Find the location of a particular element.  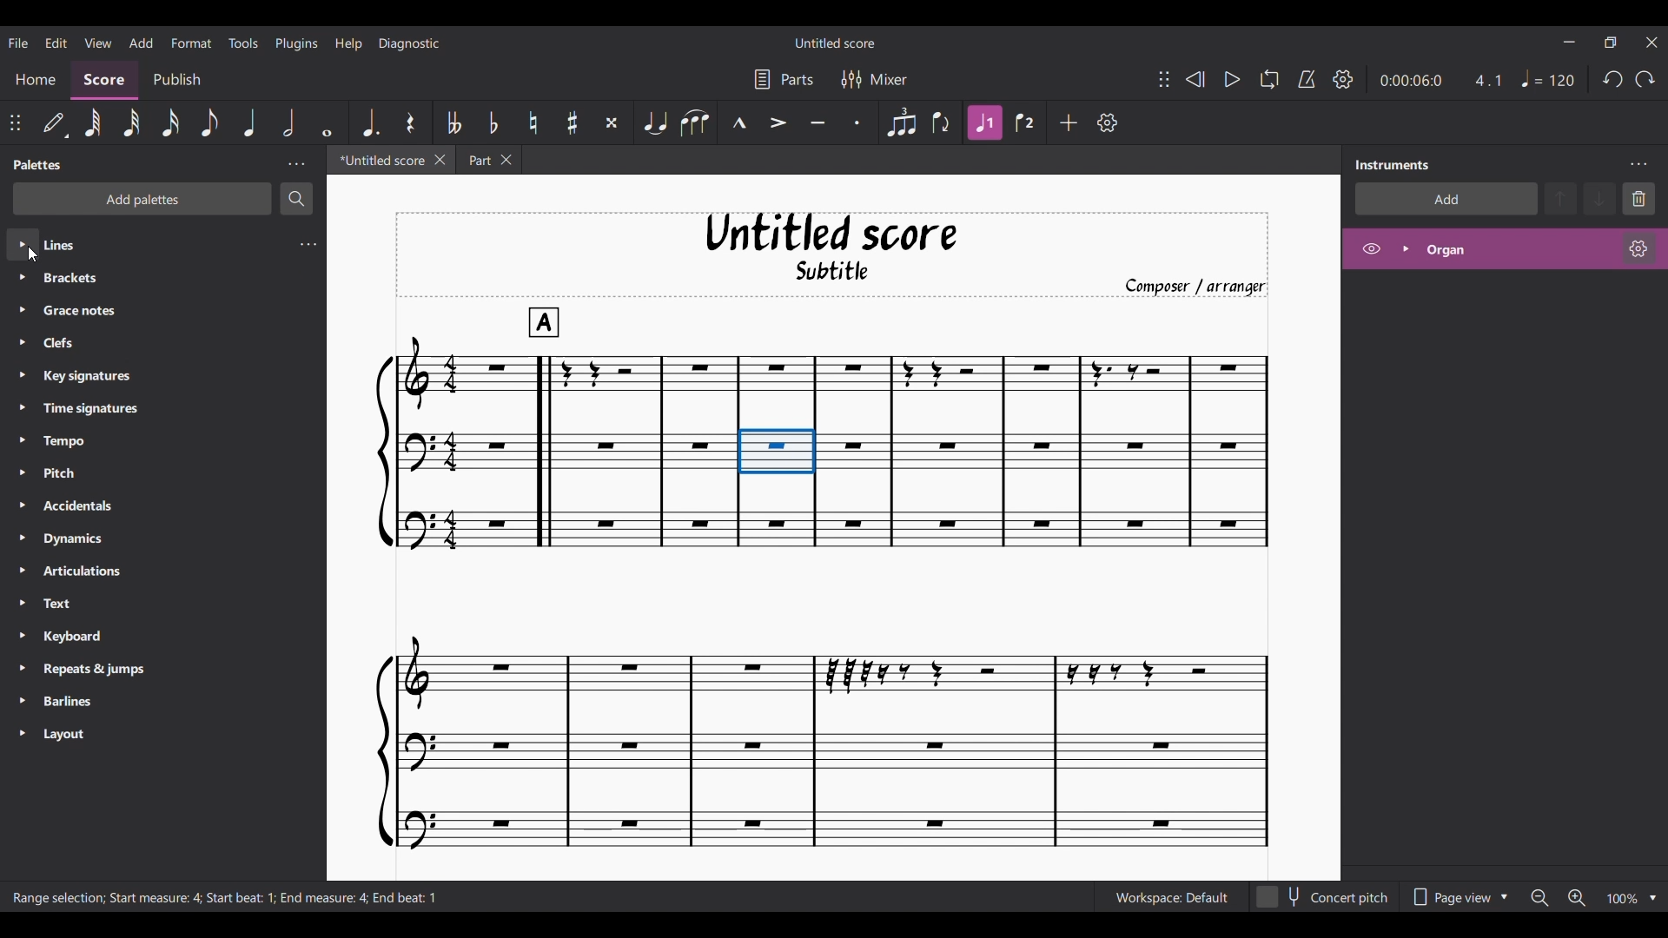

Add instruments is located at coordinates (1446, 199).